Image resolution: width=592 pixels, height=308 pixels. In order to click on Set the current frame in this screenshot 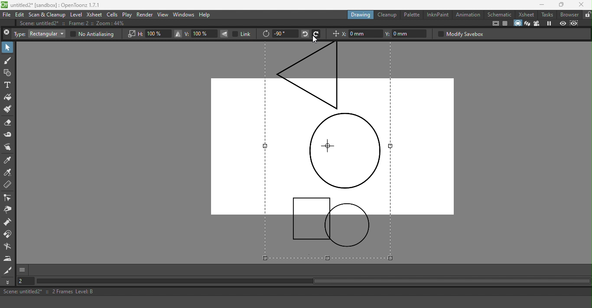, I will do `click(27, 282)`.